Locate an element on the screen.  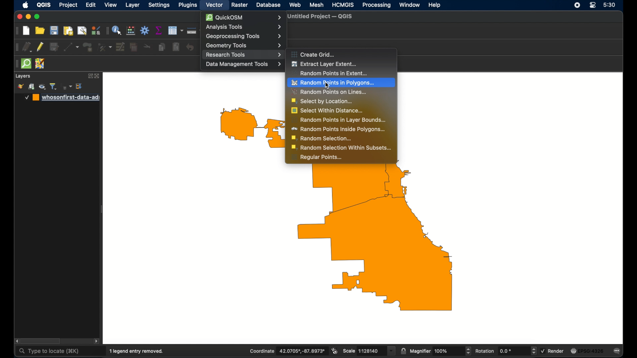
US  westside map is located at coordinates (342, 242).